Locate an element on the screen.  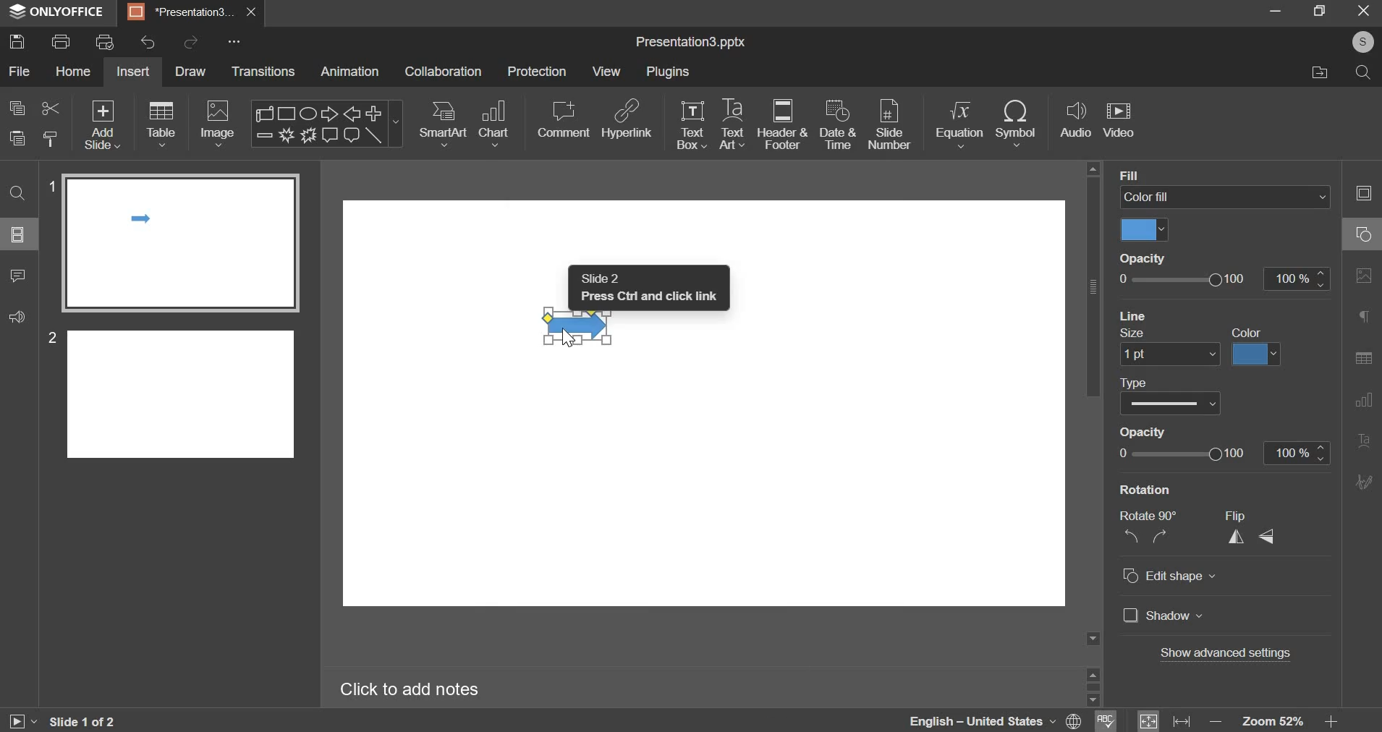
date & time is located at coordinates (838, 124).